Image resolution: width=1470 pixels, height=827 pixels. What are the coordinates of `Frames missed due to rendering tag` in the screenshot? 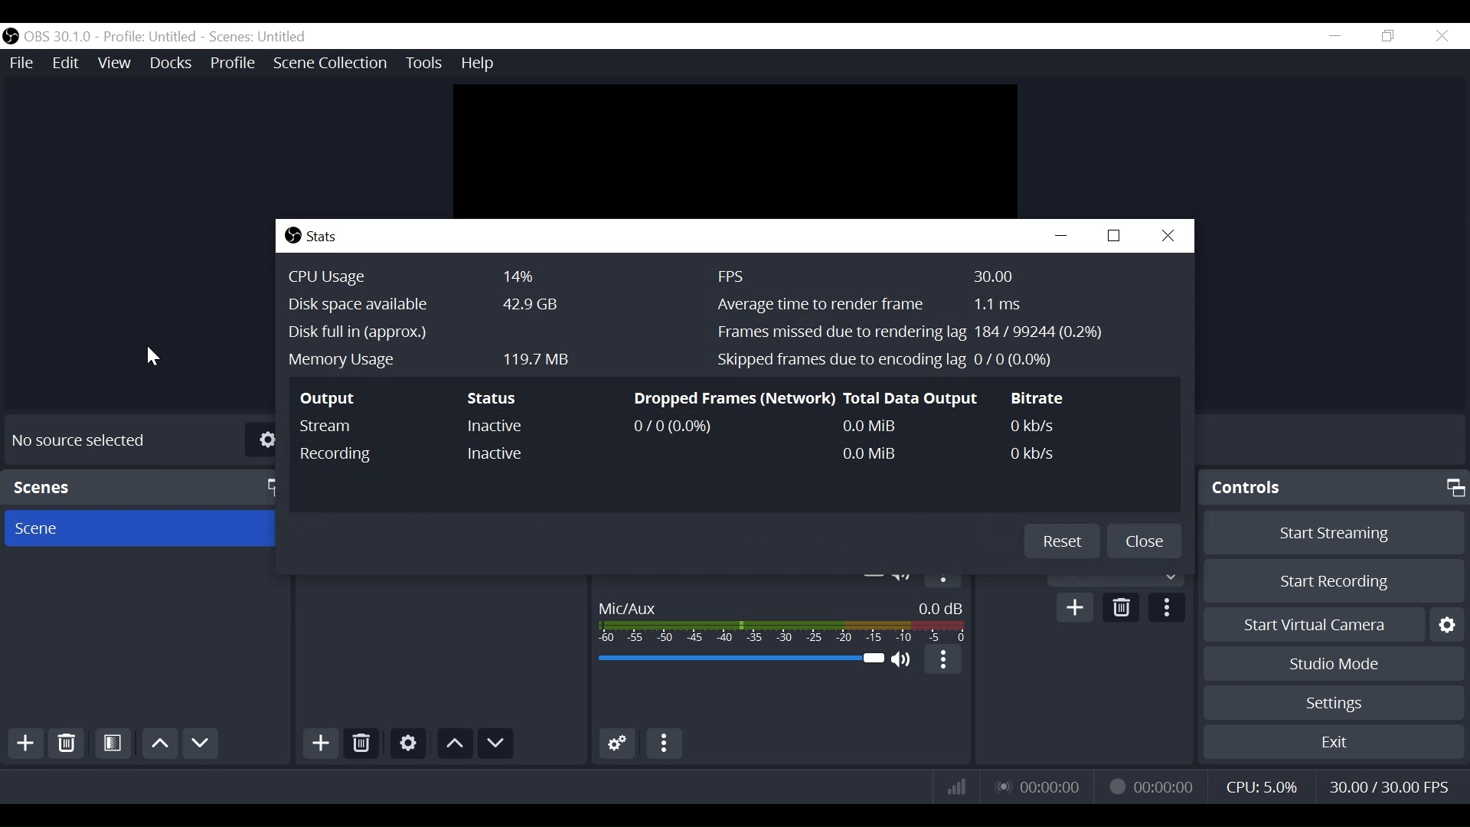 It's located at (922, 332).